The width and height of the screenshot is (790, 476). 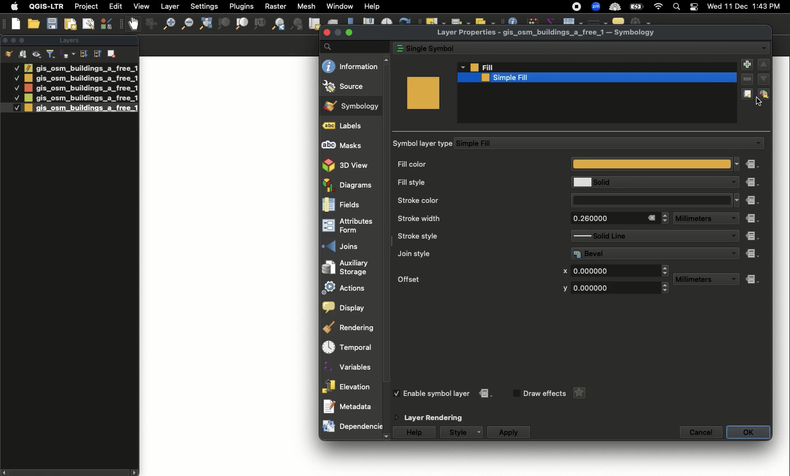 I want to click on Temporal, so click(x=351, y=348).